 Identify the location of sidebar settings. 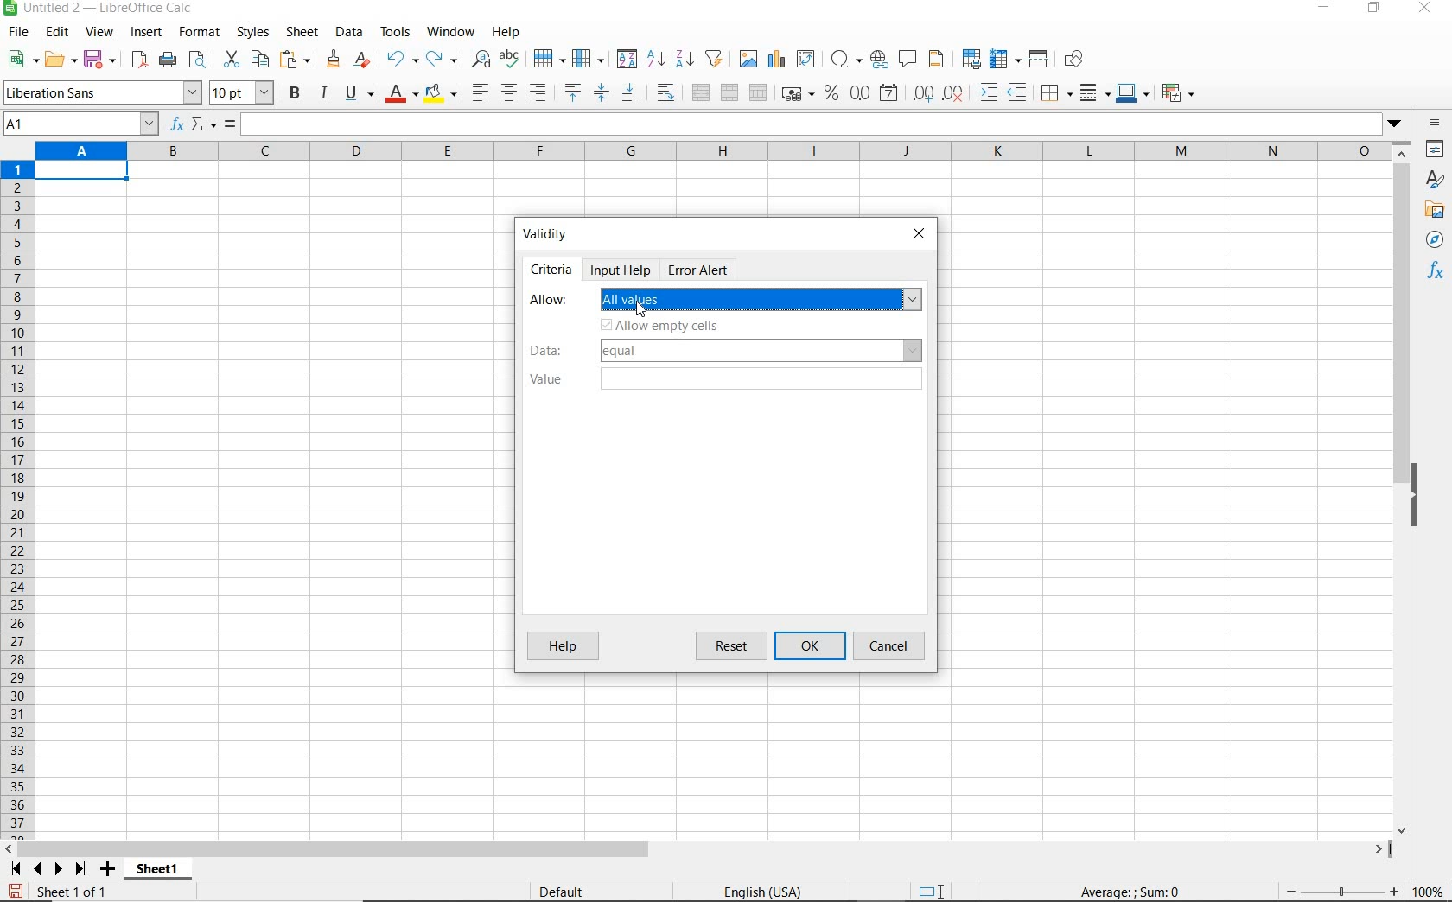
(1436, 124).